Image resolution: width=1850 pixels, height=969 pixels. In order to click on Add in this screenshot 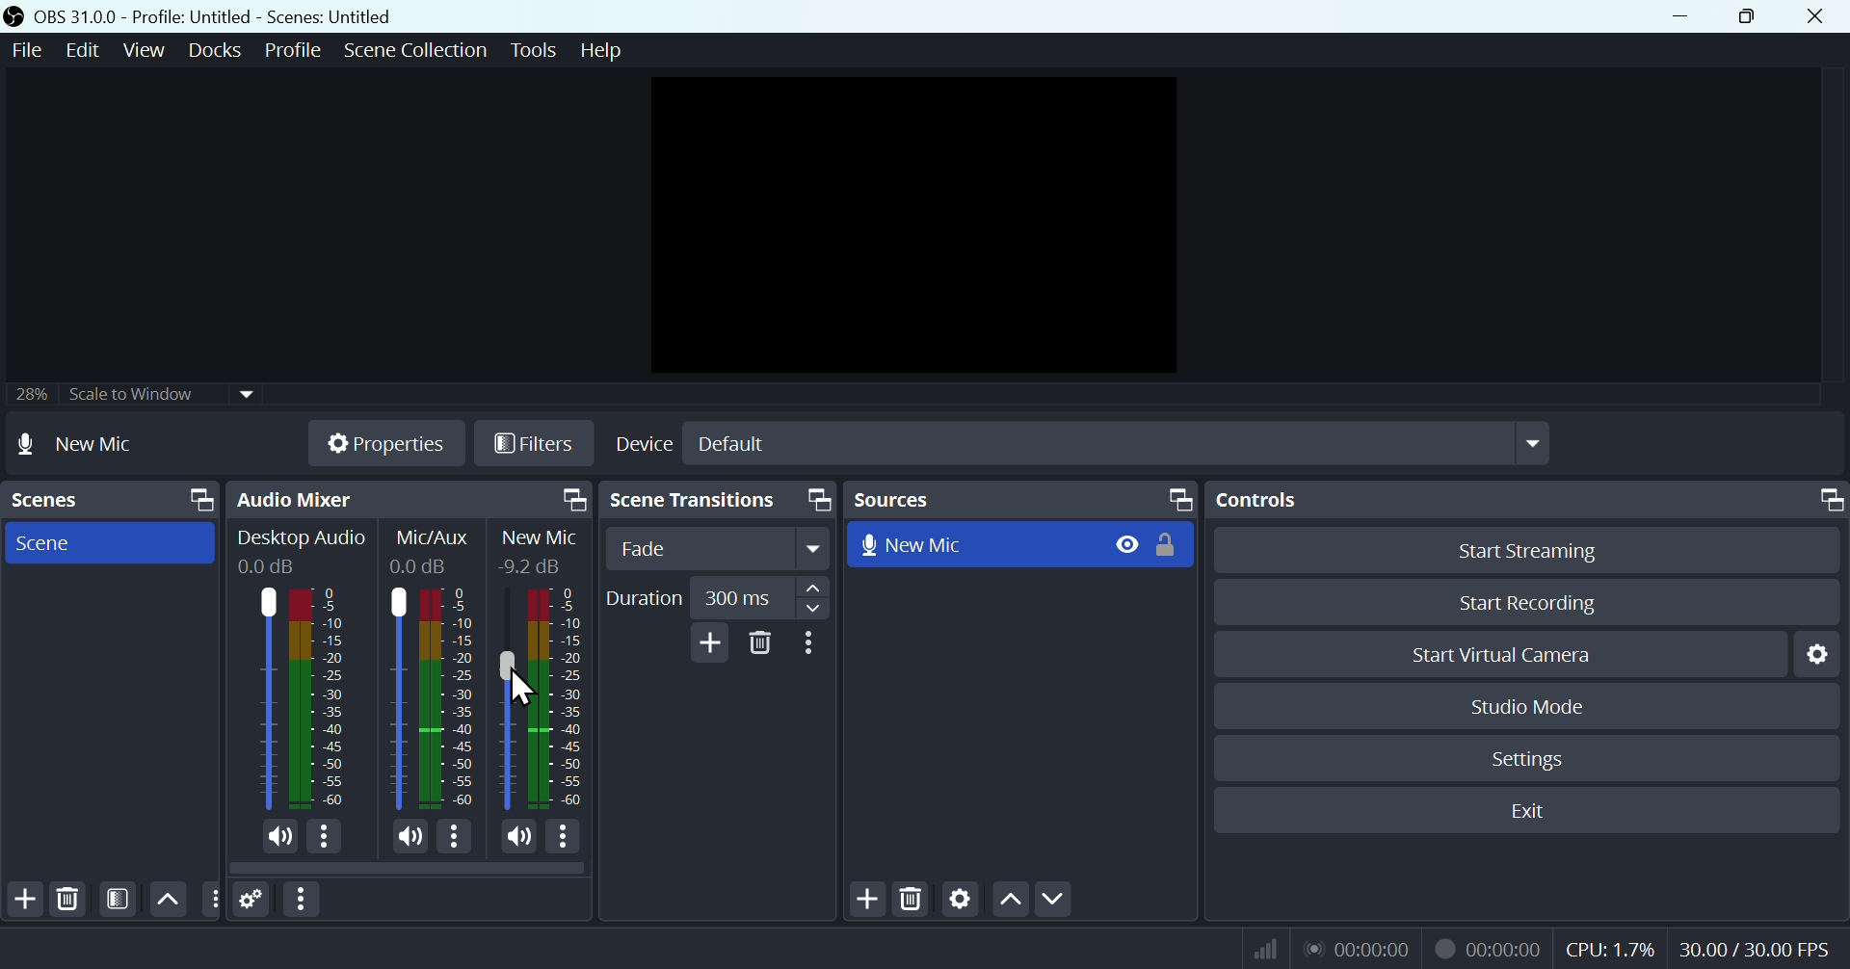, I will do `click(870, 901)`.